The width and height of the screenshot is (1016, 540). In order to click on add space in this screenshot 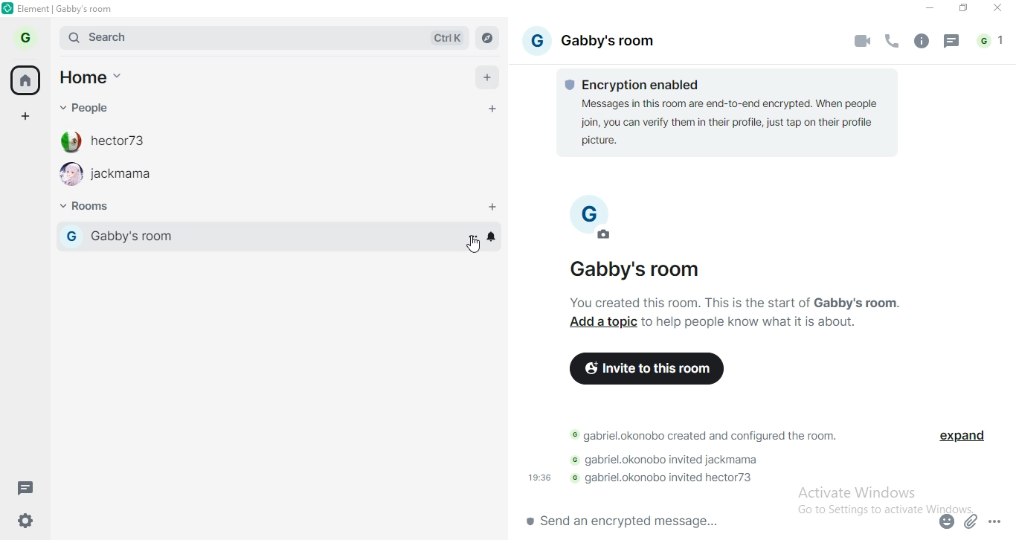, I will do `click(27, 117)`.